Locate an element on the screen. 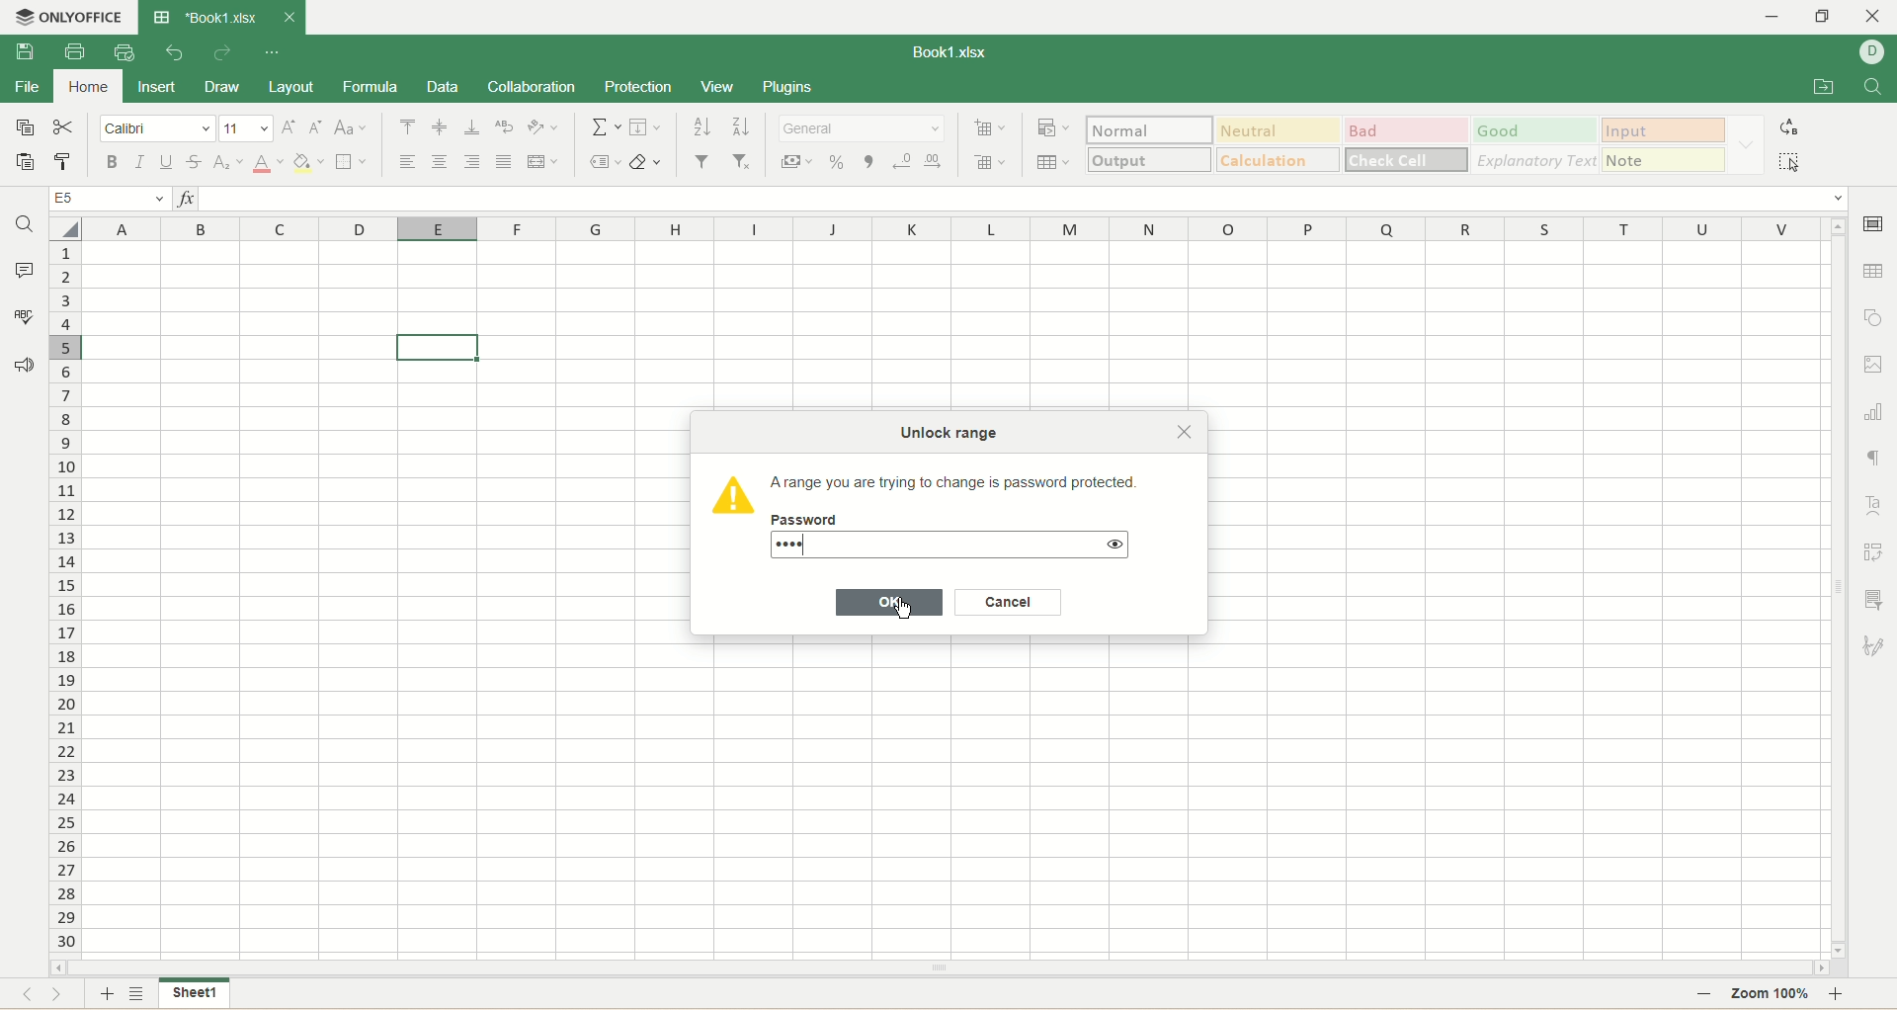 This screenshot has height=1010, width=1897. table settings is located at coordinates (1874, 273).